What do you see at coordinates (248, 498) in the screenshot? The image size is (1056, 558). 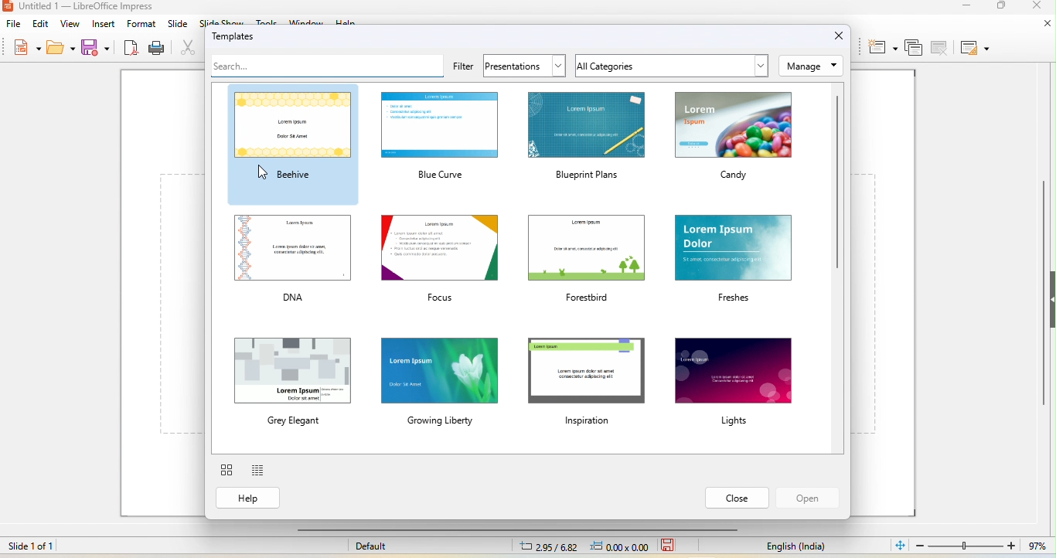 I see `help` at bounding box center [248, 498].